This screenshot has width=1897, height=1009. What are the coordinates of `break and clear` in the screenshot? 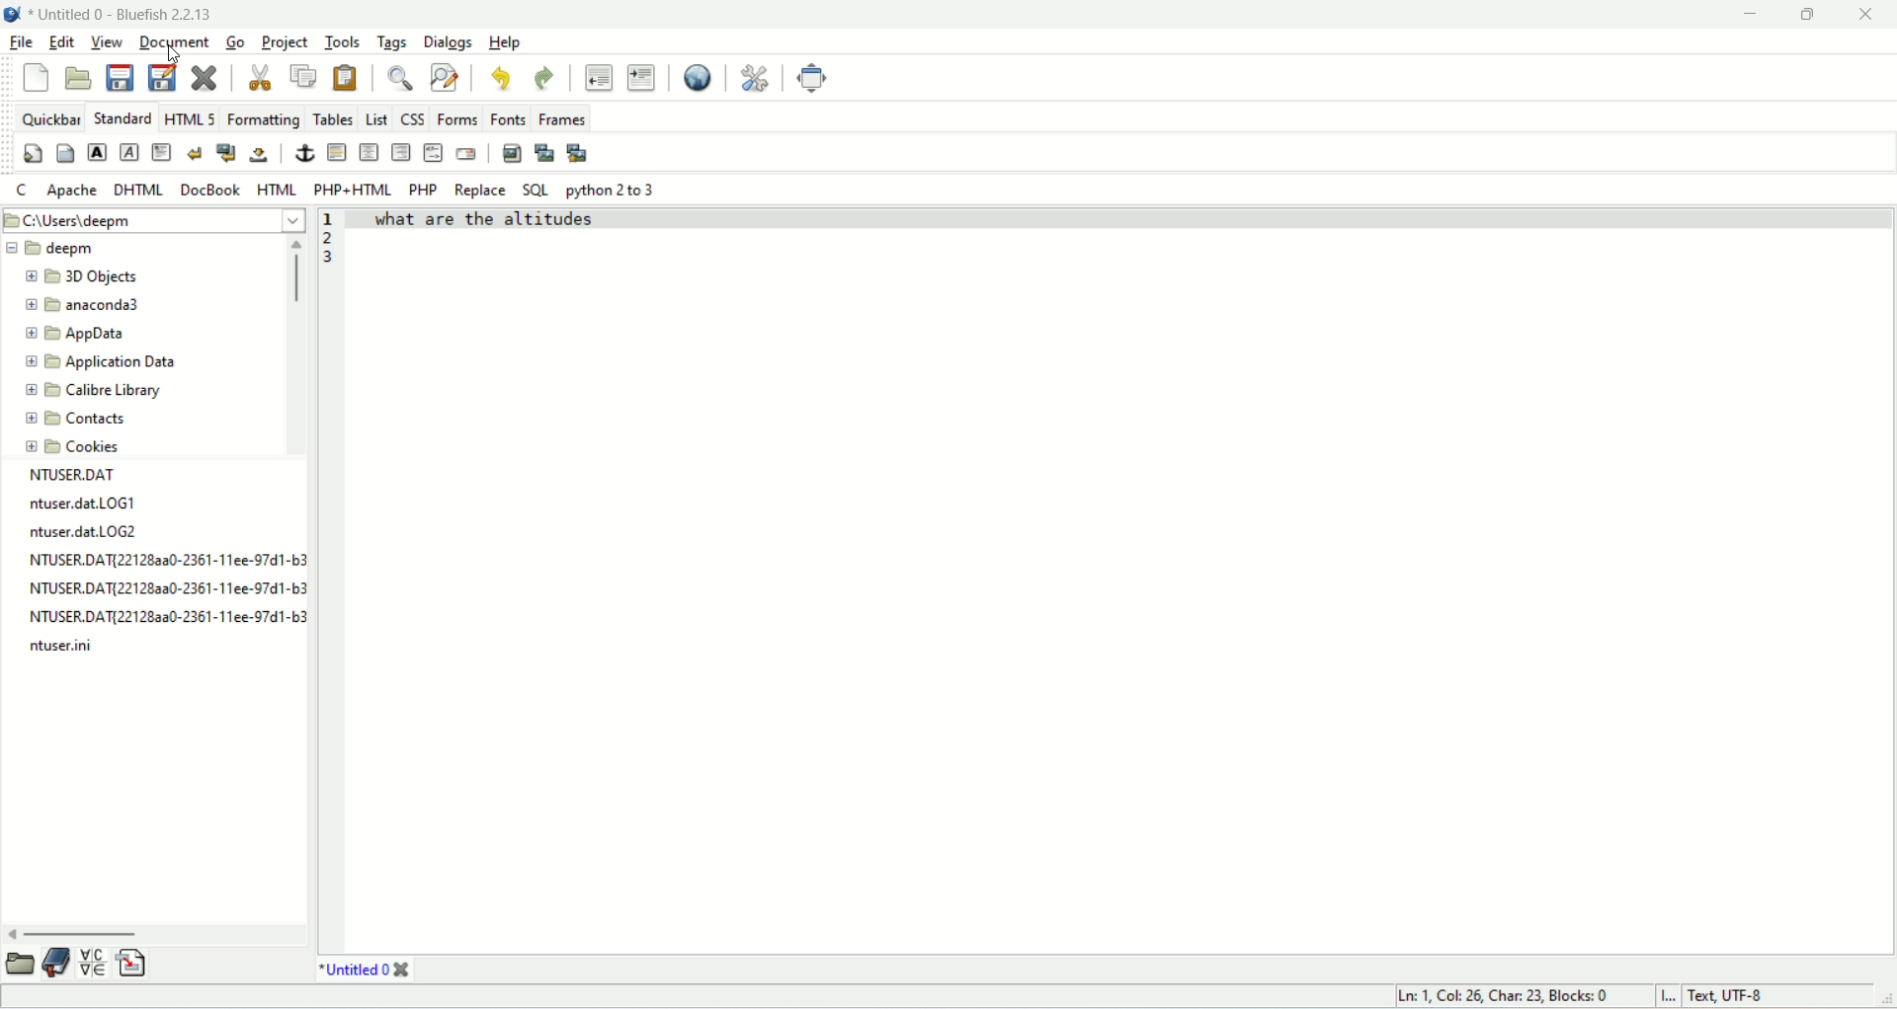 It's located at (225, 153).